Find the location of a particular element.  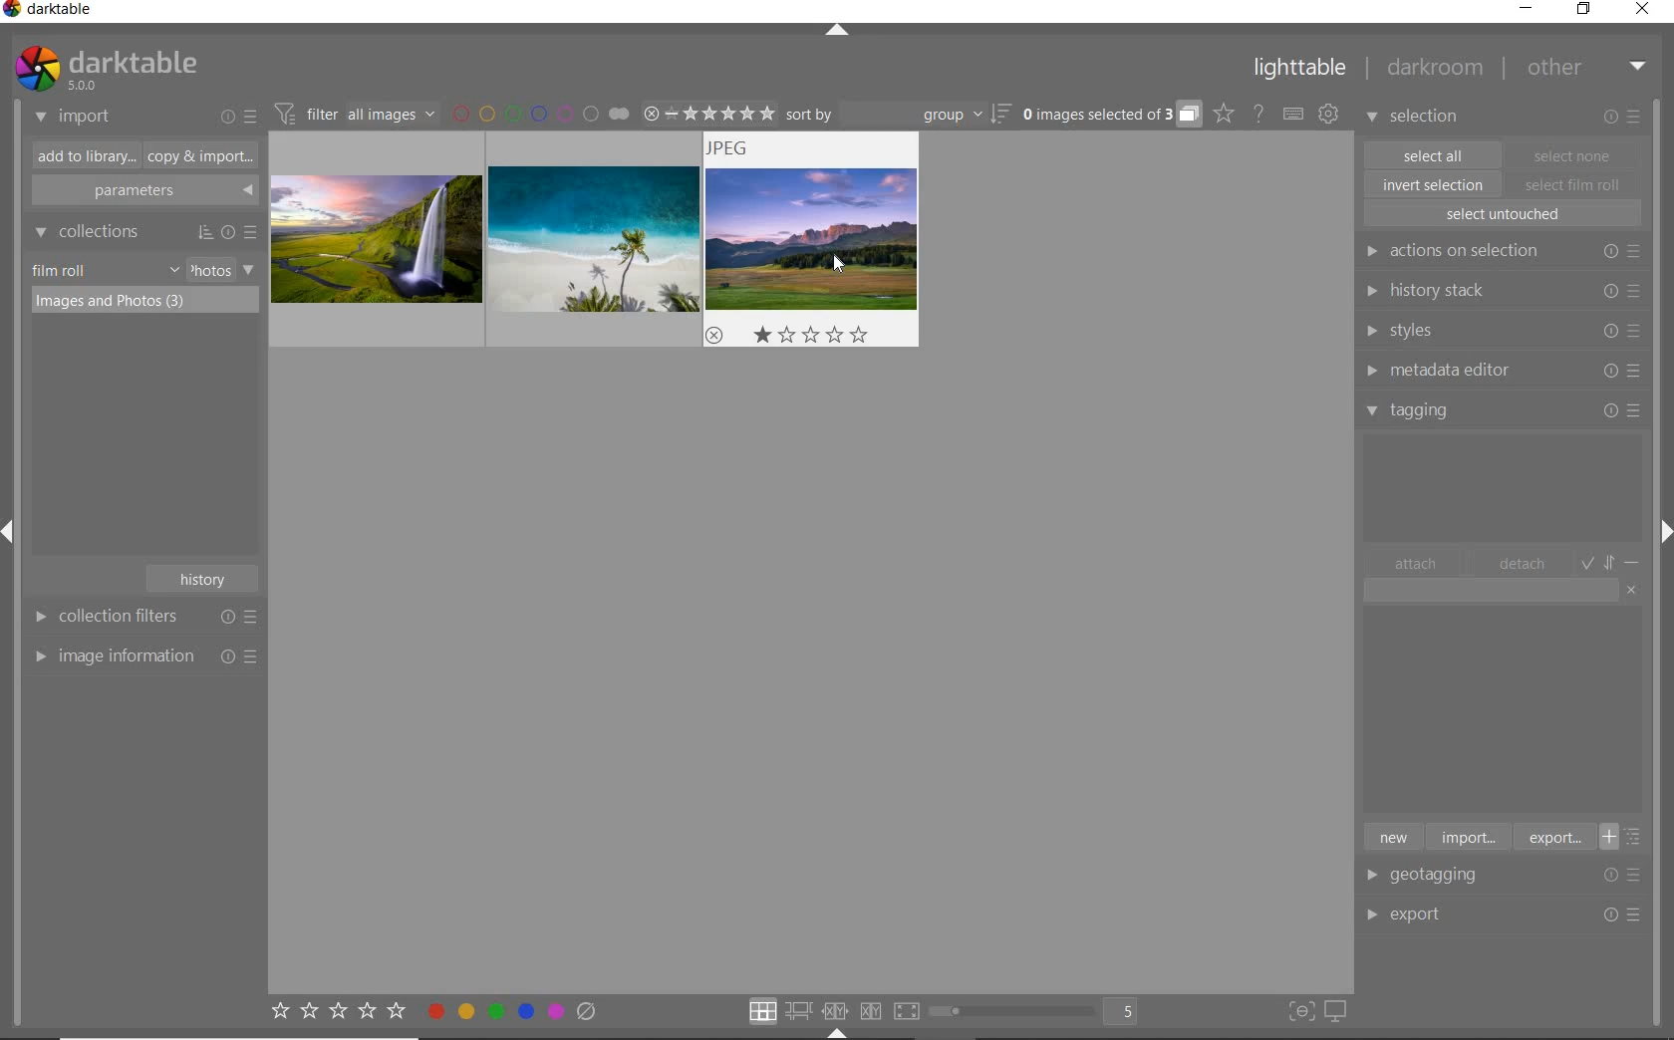

toggle list is located at coordinates (1627, 837).